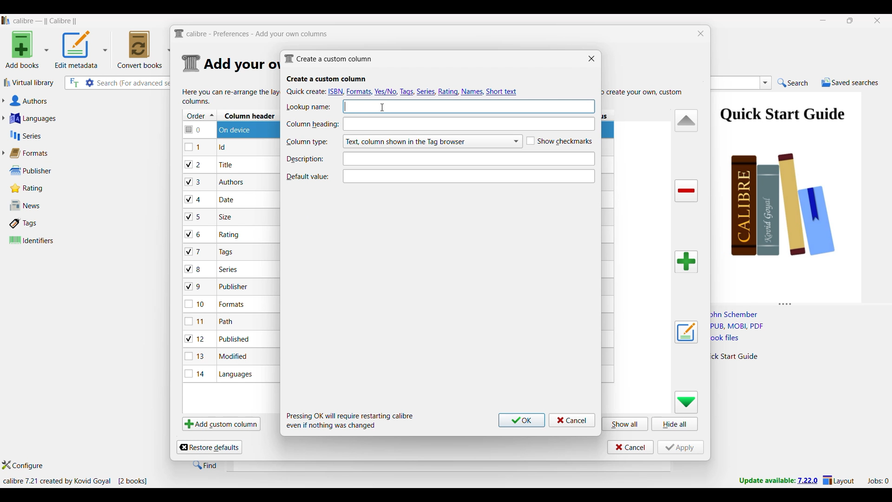 The height and width of the screenshot is (502, 892). What do you see at coordinates (778, 480) in the screenshot?
I see `New version update notifcation` at bounding box center [778, 480].